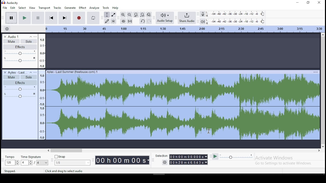 This screenshot has width=326, height=183. I want to click on audio track name, so click(18, 72).